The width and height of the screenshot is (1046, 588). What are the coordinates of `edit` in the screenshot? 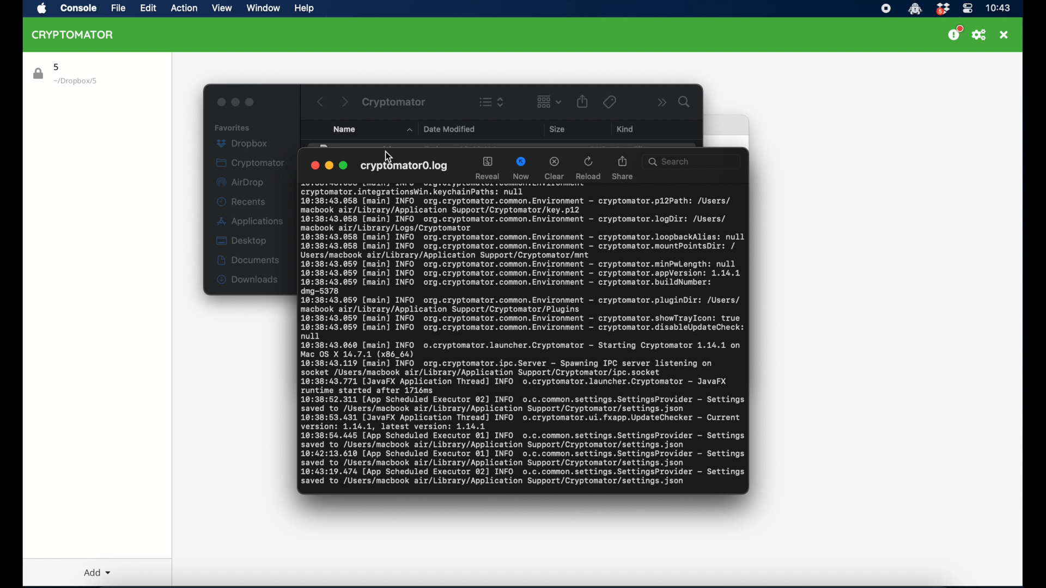 It's located at (149, 8).